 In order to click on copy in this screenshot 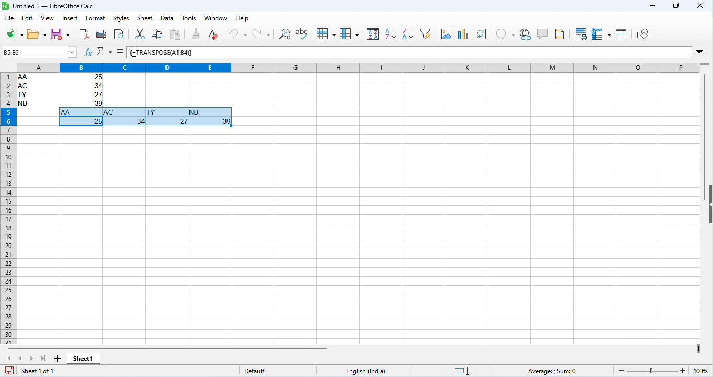, I will do `click(158, 34)`.